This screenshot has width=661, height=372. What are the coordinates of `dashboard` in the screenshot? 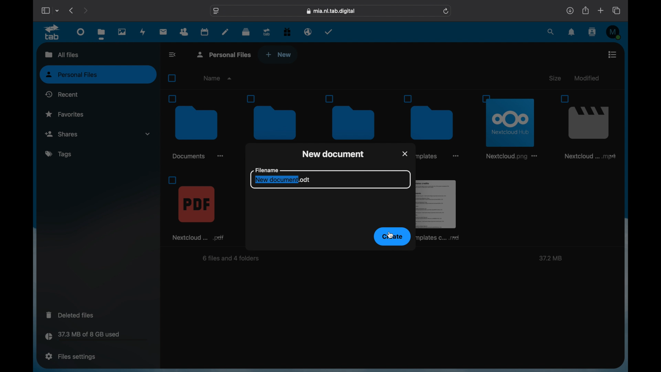 It's located at (81, 31).